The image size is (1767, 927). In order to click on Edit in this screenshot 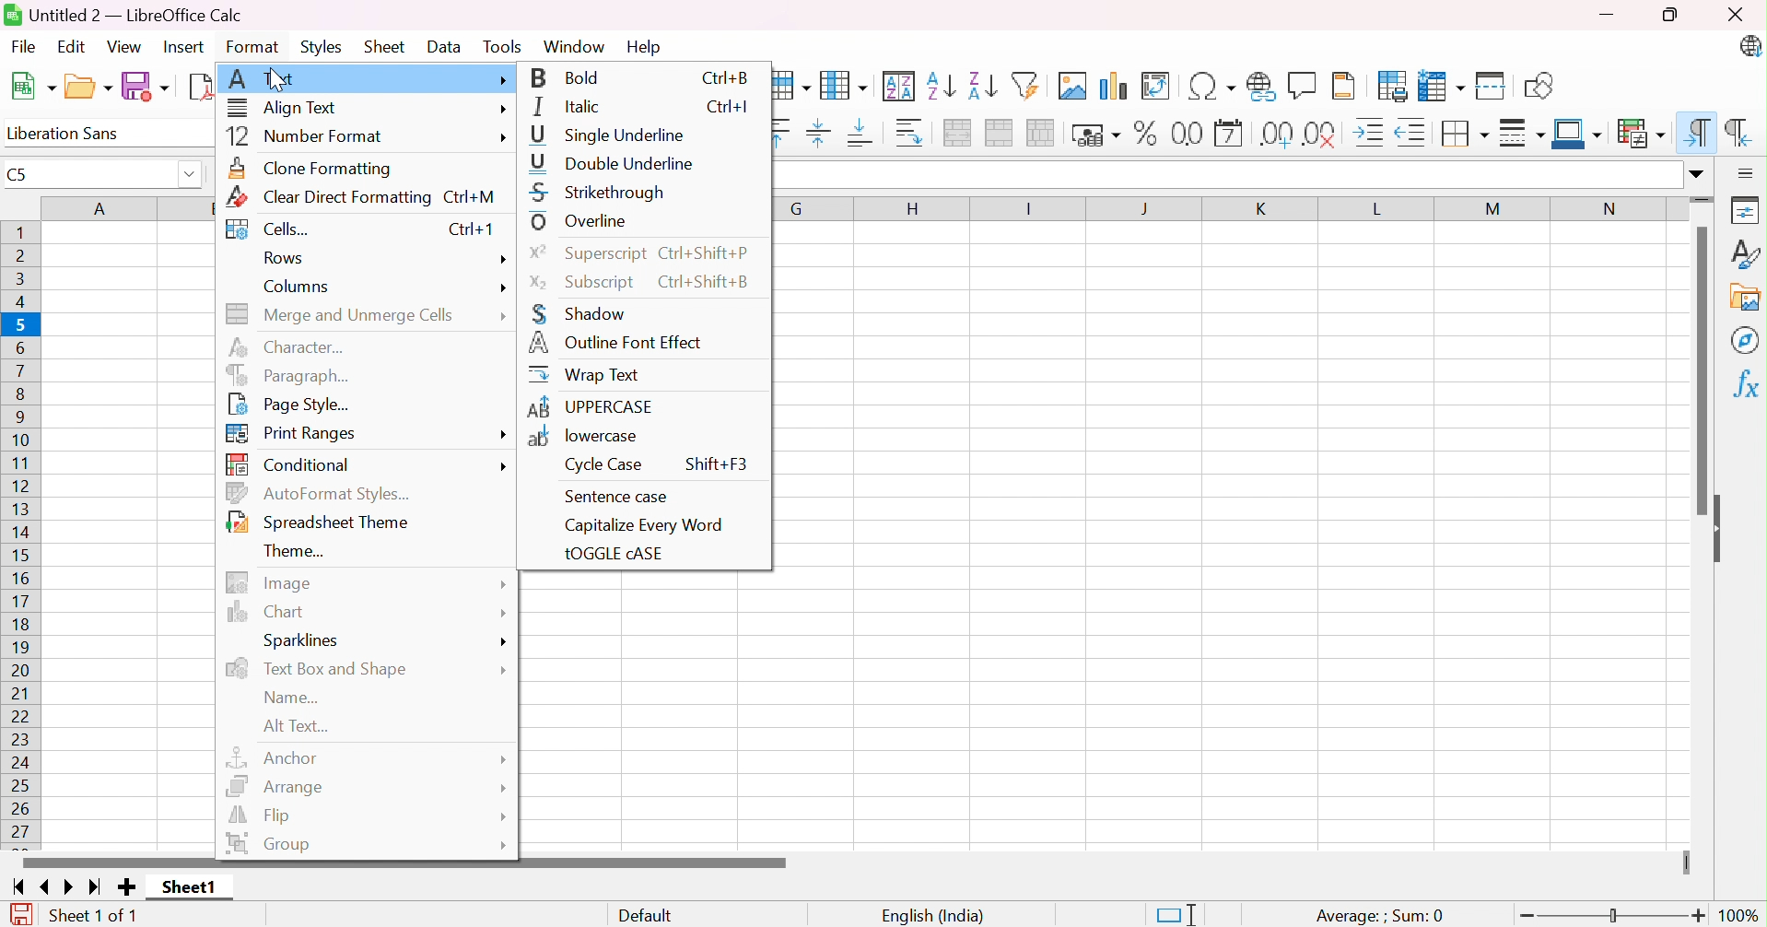, I will do `click(79, 48)`.